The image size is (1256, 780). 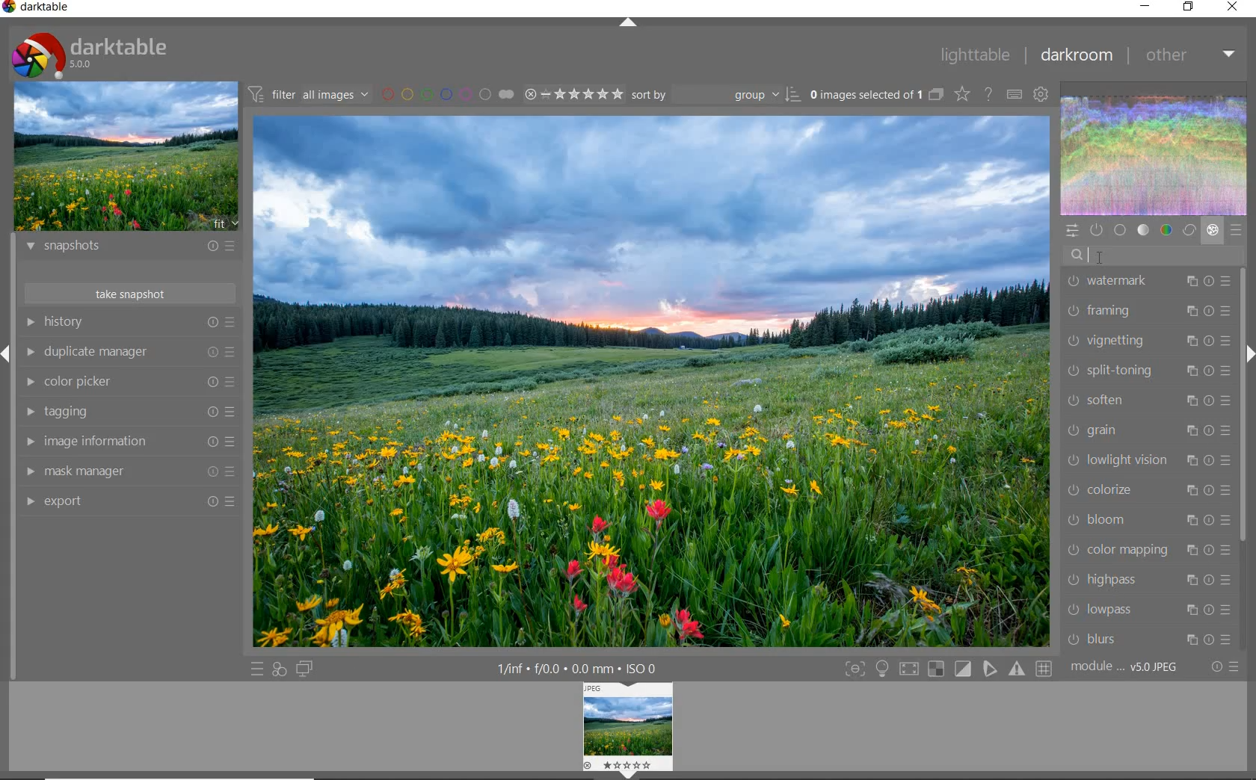 What do you see at coordinates (1146, 311) in the screenshot?
I see `framing` at bounding box center [1146, 311].